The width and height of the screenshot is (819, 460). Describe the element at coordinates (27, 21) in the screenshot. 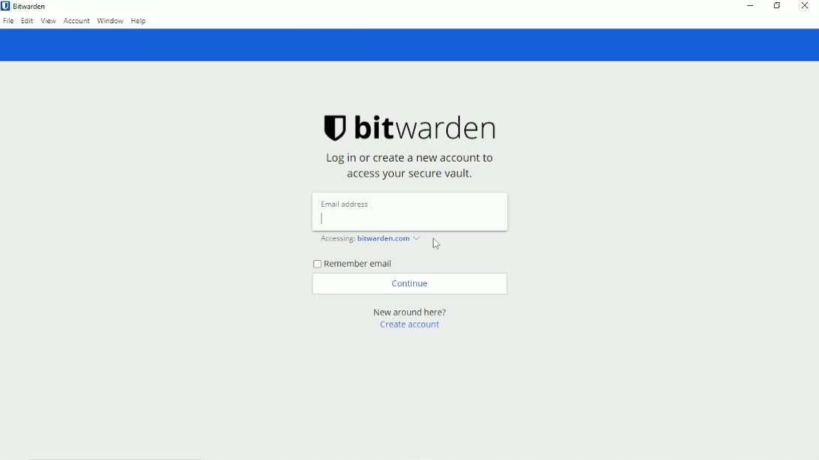

I see `Edit` at that location.